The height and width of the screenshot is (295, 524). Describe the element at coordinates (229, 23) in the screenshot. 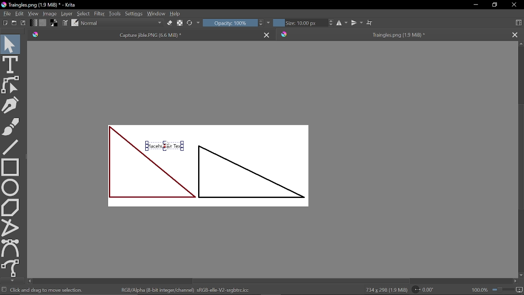

I see `Opacity: 100%` at that location.